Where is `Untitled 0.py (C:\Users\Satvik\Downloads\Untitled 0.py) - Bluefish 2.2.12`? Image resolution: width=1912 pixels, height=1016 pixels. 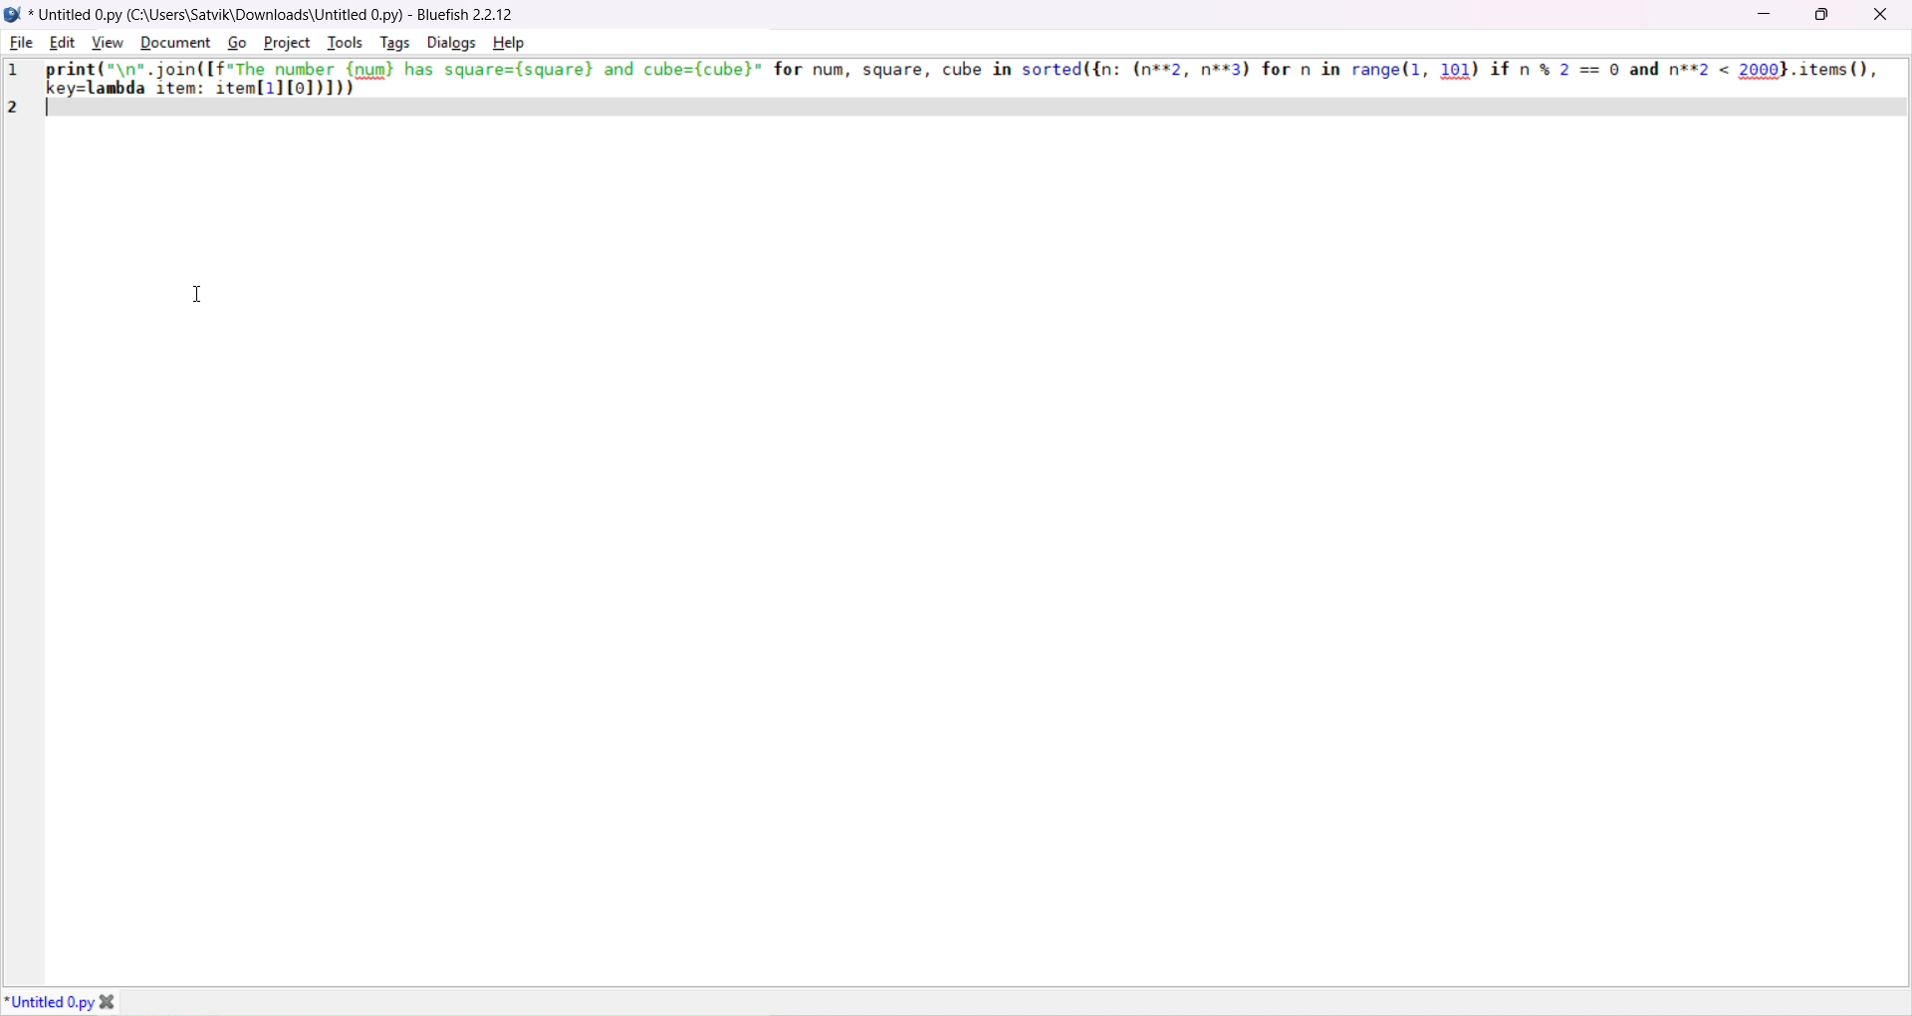
Untitled 0.py (C:\Users\Satvik\Downloads\Untitled 0.py) - Bluefish 2.2.12 is located at coordinates (279, 16).